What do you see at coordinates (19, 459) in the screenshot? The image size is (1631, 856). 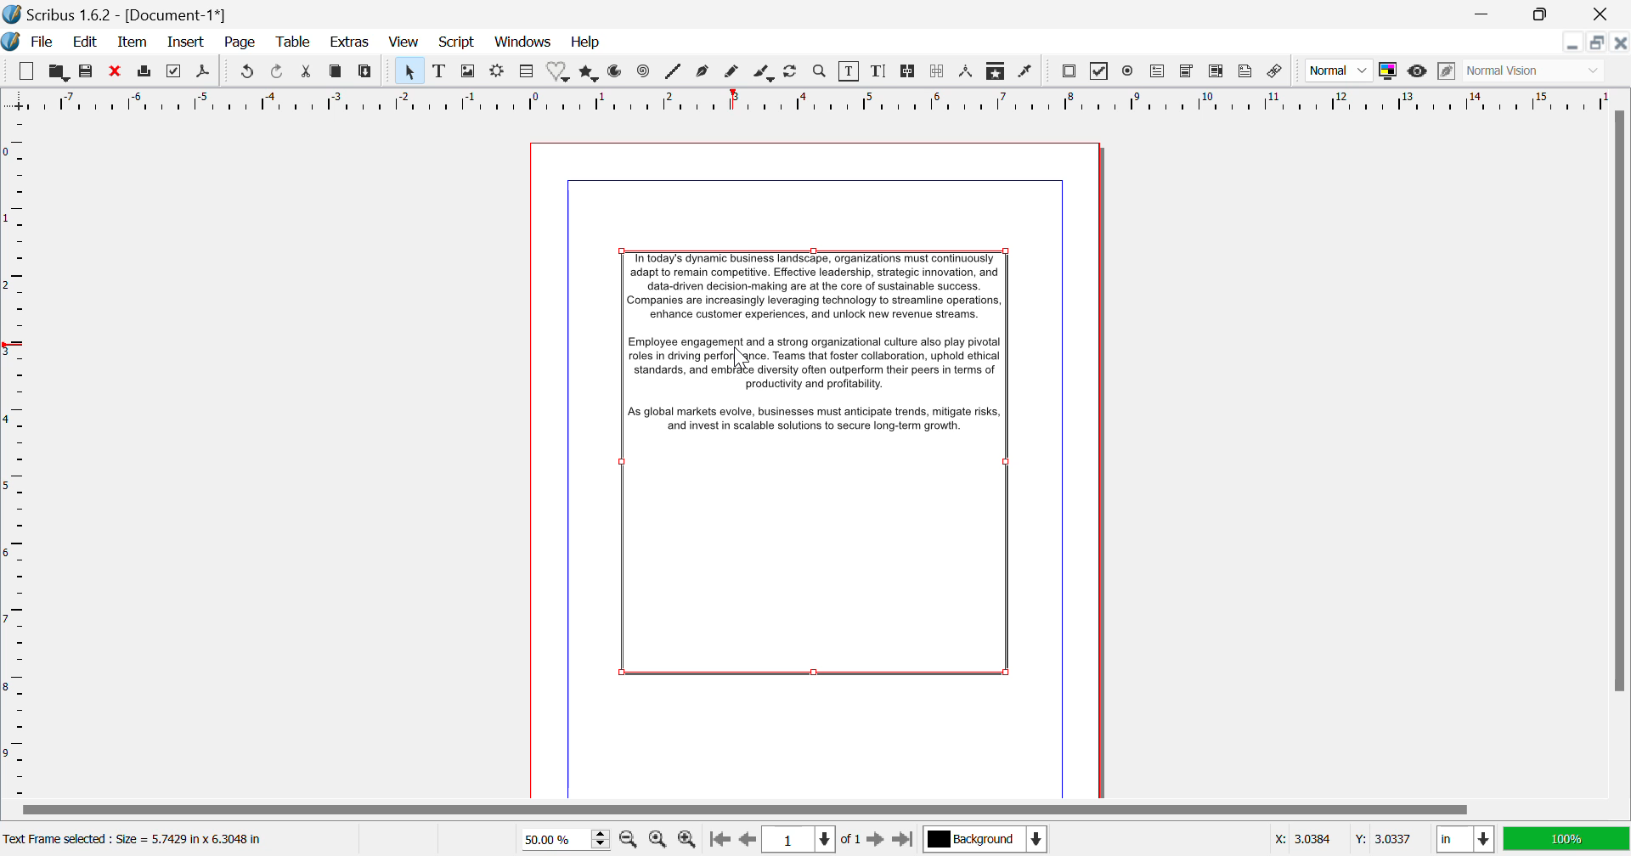 I see `Horizontal Page Margins` at bounding box center [19, 459].